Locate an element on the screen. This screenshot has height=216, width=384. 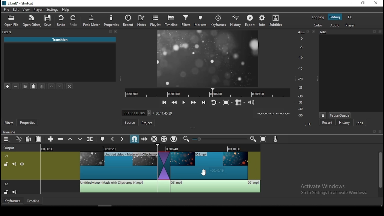
save is located at coordinates (49, 21).